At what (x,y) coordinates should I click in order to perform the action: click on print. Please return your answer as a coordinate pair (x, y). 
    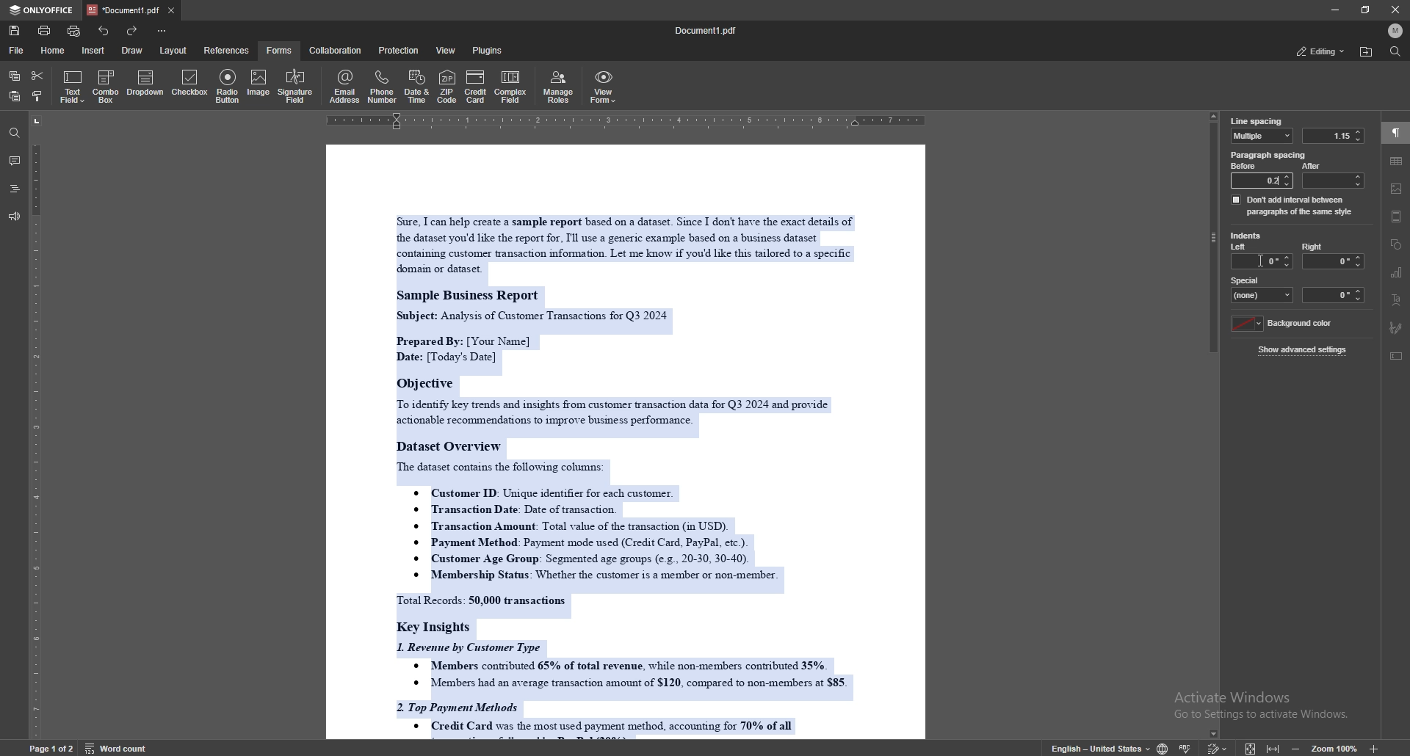
    Looking at the image, I should click on (45, 30).